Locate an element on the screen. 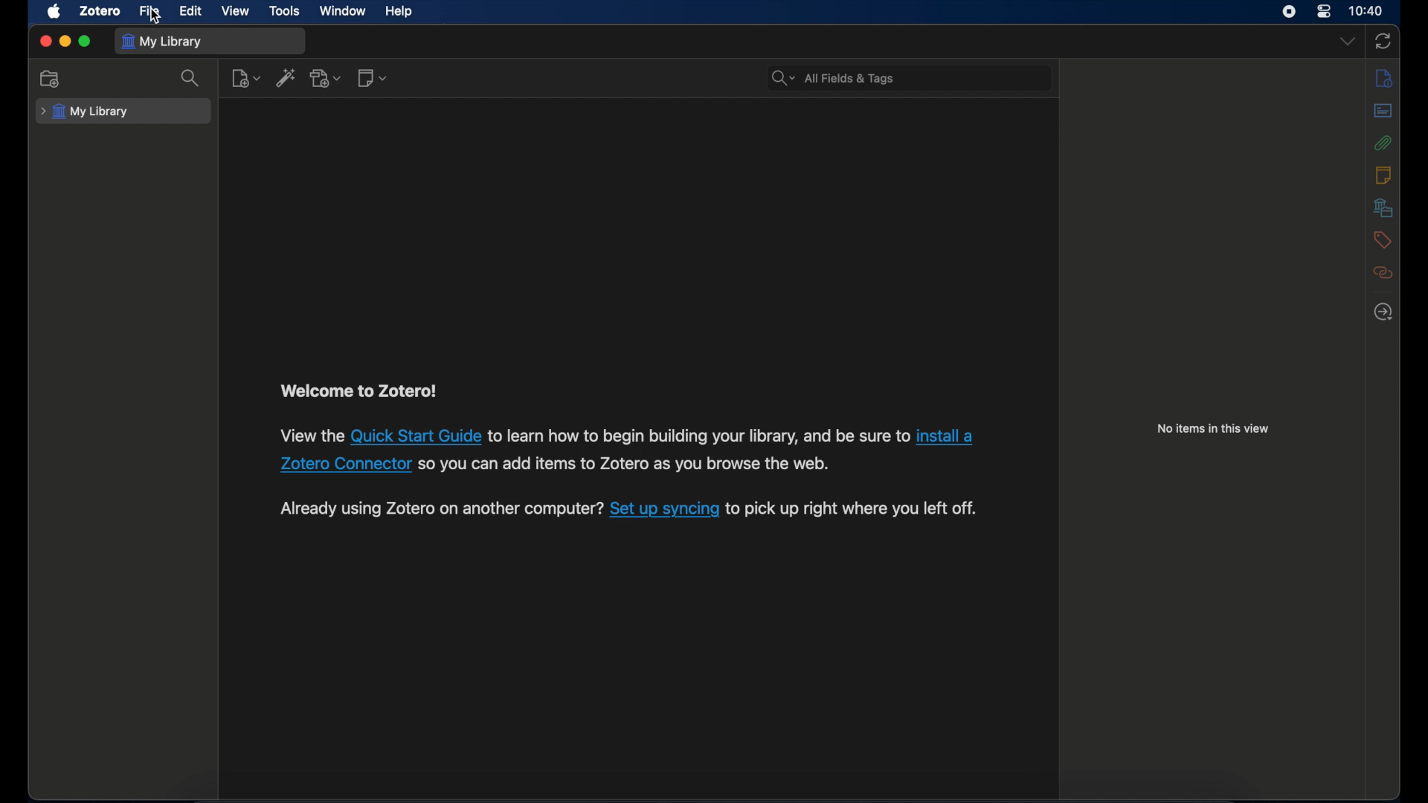 The image size is (1428, 803). control center is located at coordinates (1324, 12).